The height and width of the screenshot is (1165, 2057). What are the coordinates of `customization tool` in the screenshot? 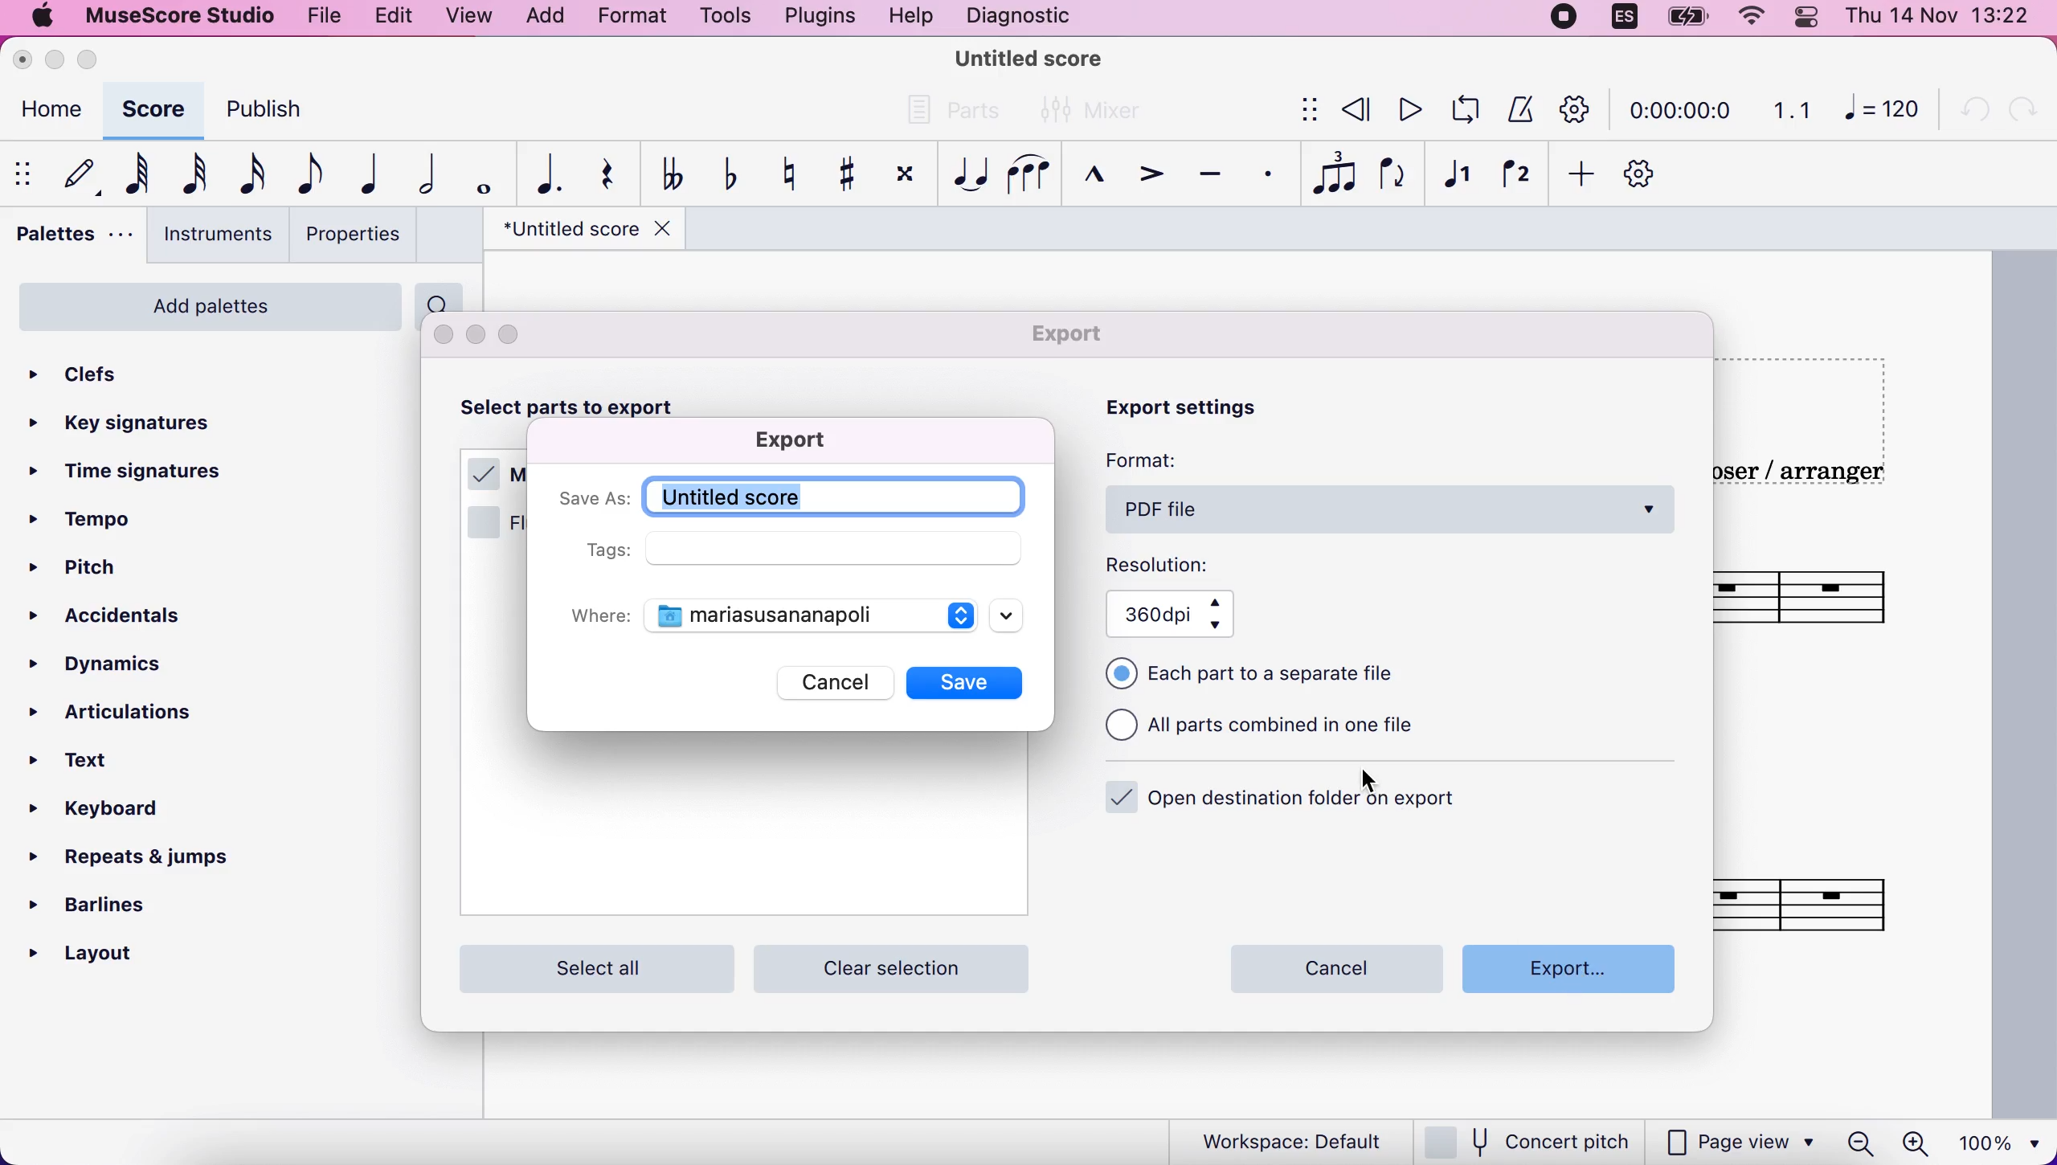 It's located at (1570, 109).